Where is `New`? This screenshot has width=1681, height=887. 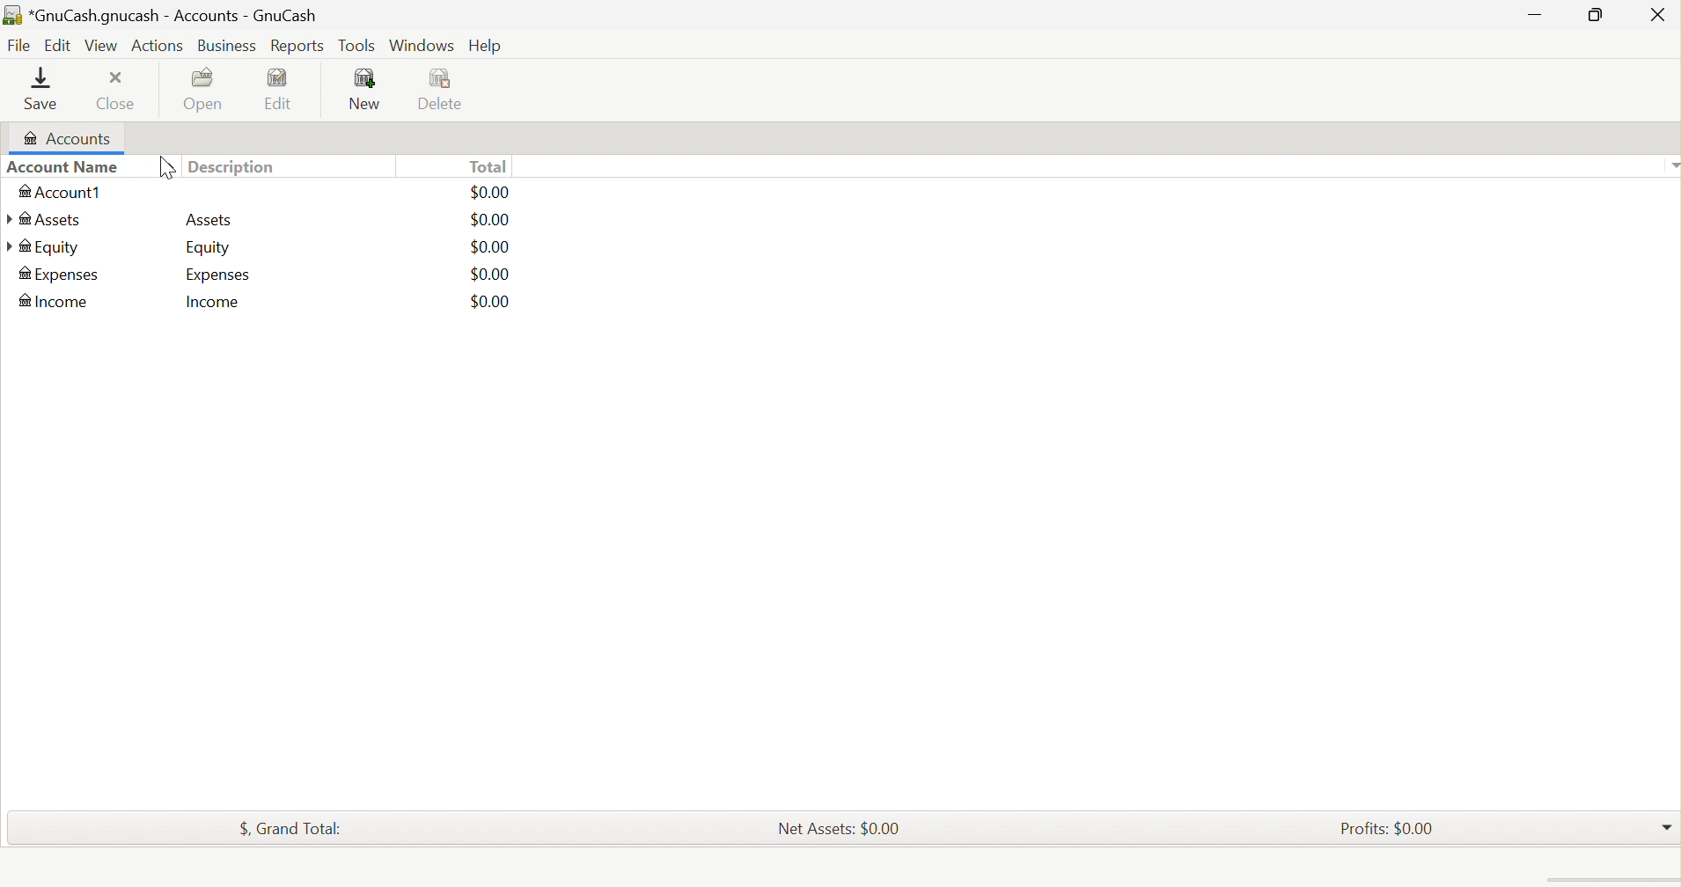 New is located at coordinates (367, 90).